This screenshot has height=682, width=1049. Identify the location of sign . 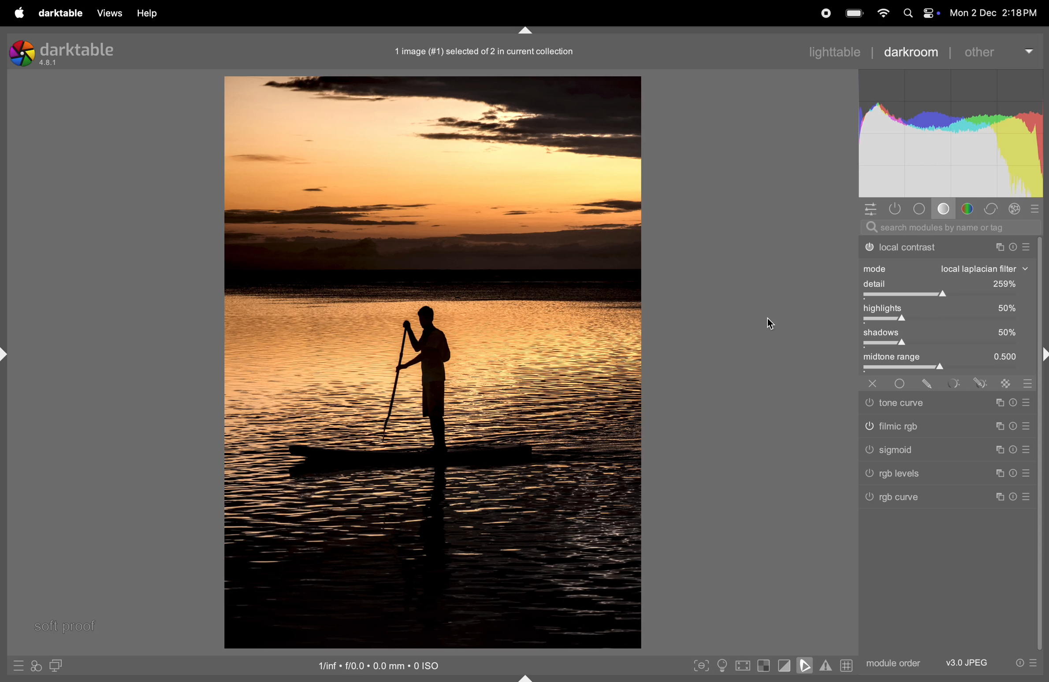
(1015, 404).